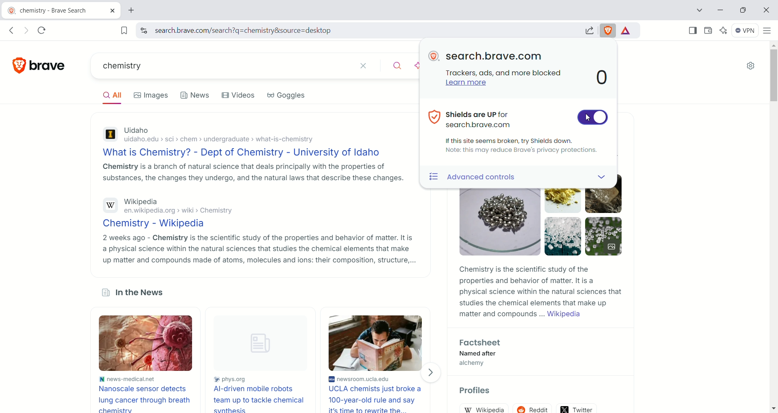 Image resolution: width=778 pixels, height=413 pixels. Describe the element at coordinates (14, 30) in the screenshot. I see `click to go back, hold to see history` at that location.